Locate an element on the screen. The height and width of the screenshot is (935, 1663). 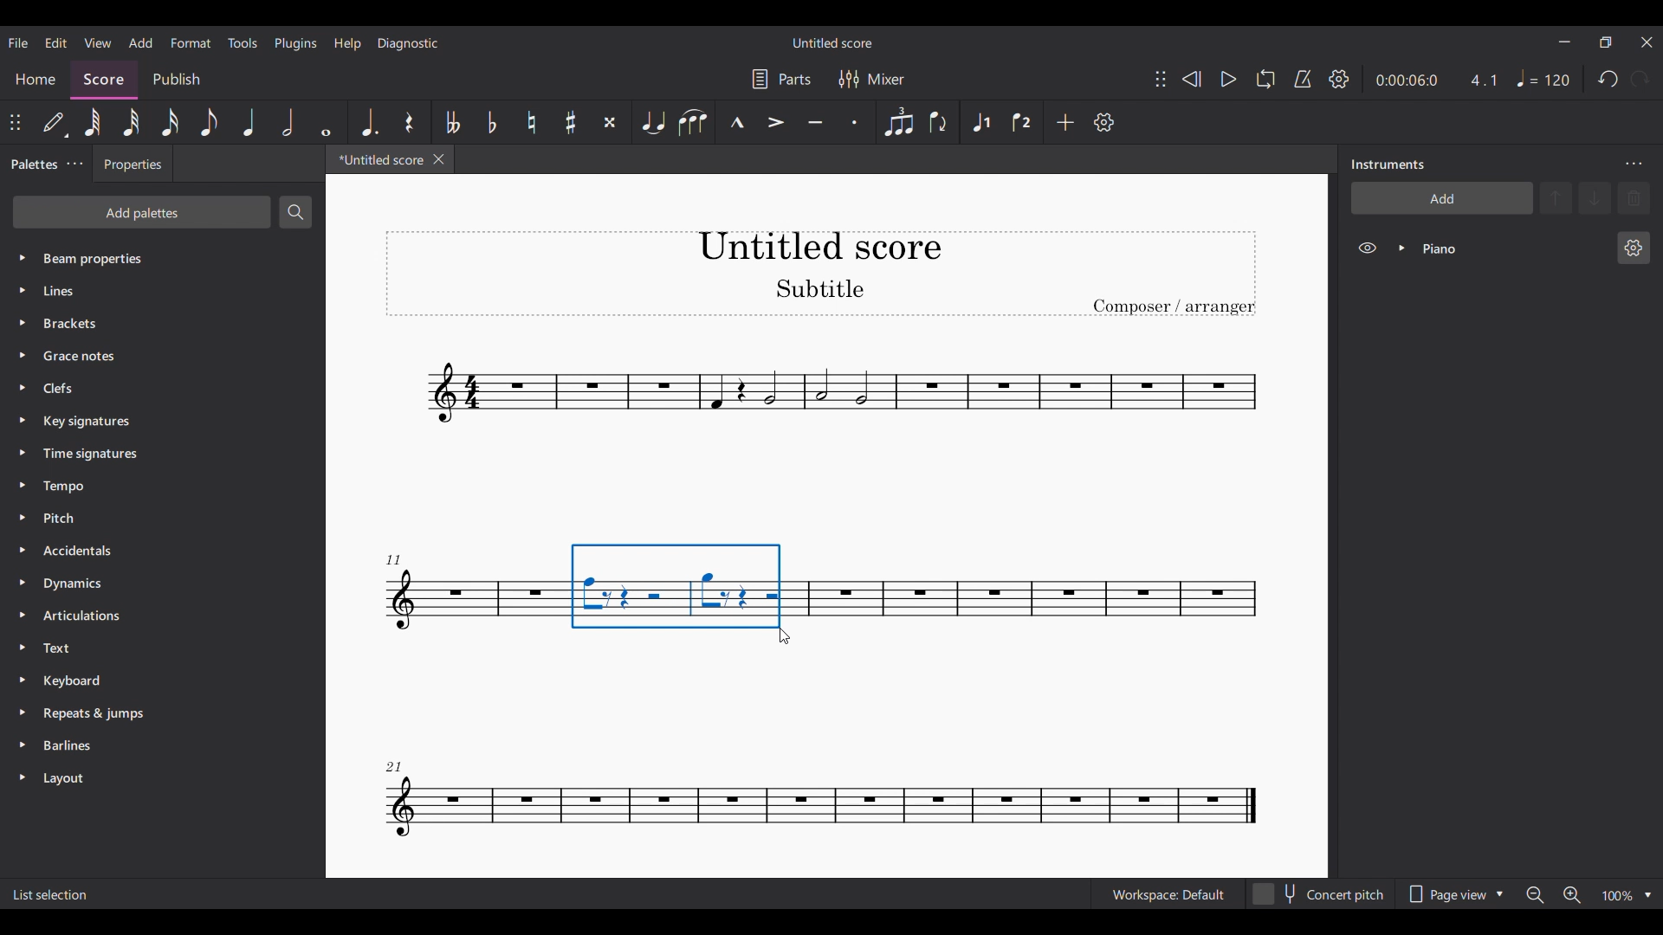
Augmentation dot is located at coordinates (368, 122).